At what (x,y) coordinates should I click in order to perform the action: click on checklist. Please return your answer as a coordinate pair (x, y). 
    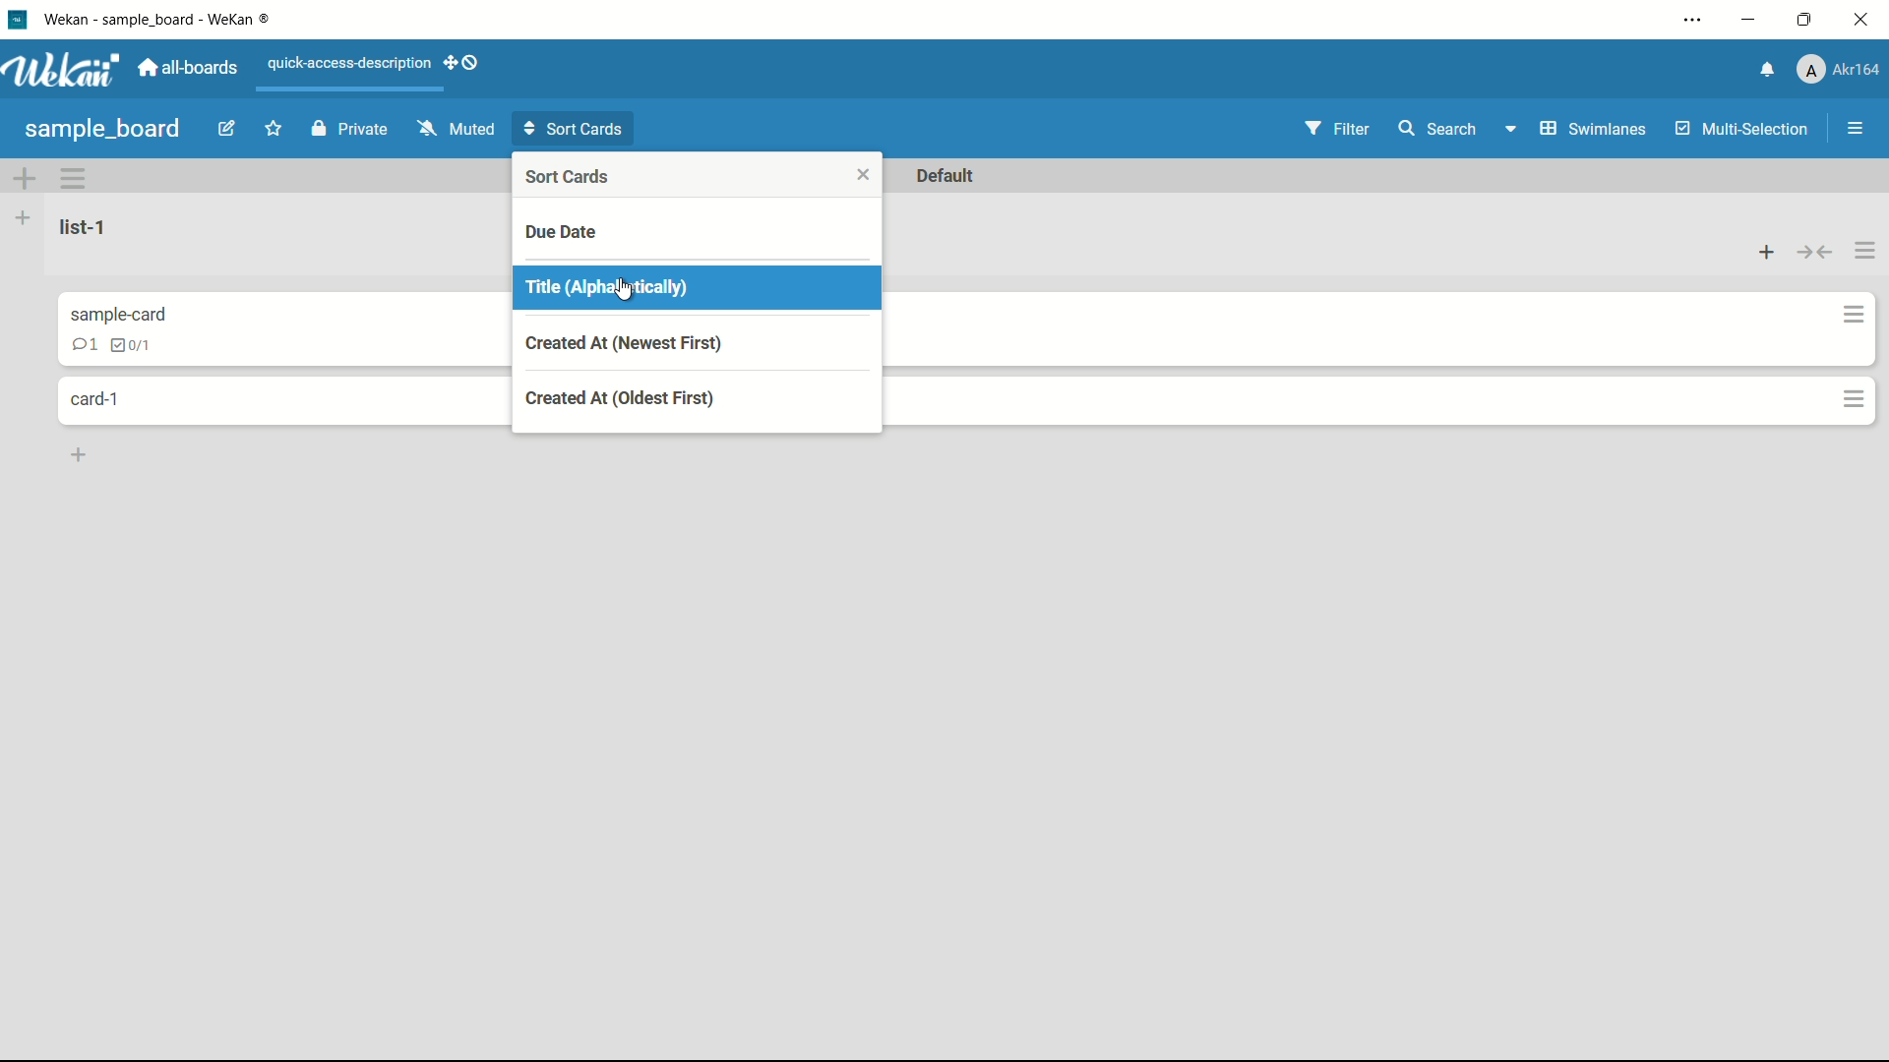
    Looking at the image, I should click on (128, 345).